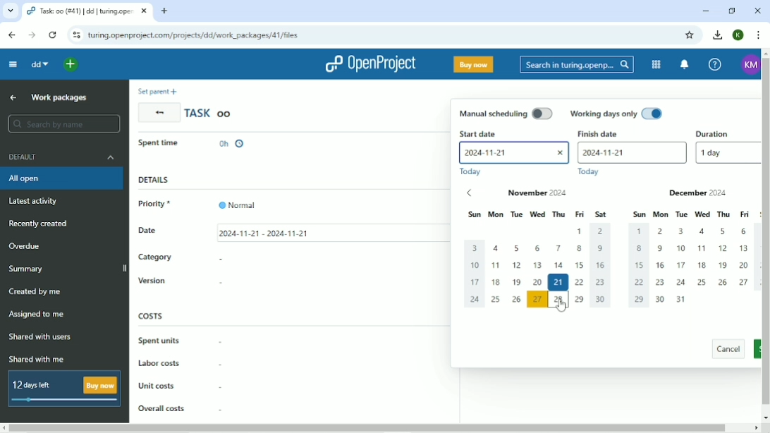 Image resolution: width=770 pixels, height=433 pixels. Describe the element at coordinates (465, 194) in the screenshot. I see `previous dates` at that location.